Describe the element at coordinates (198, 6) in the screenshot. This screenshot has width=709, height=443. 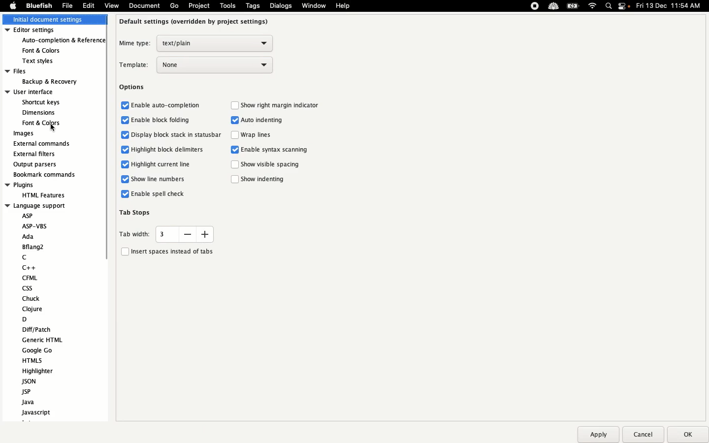
I see `Project` at that location.